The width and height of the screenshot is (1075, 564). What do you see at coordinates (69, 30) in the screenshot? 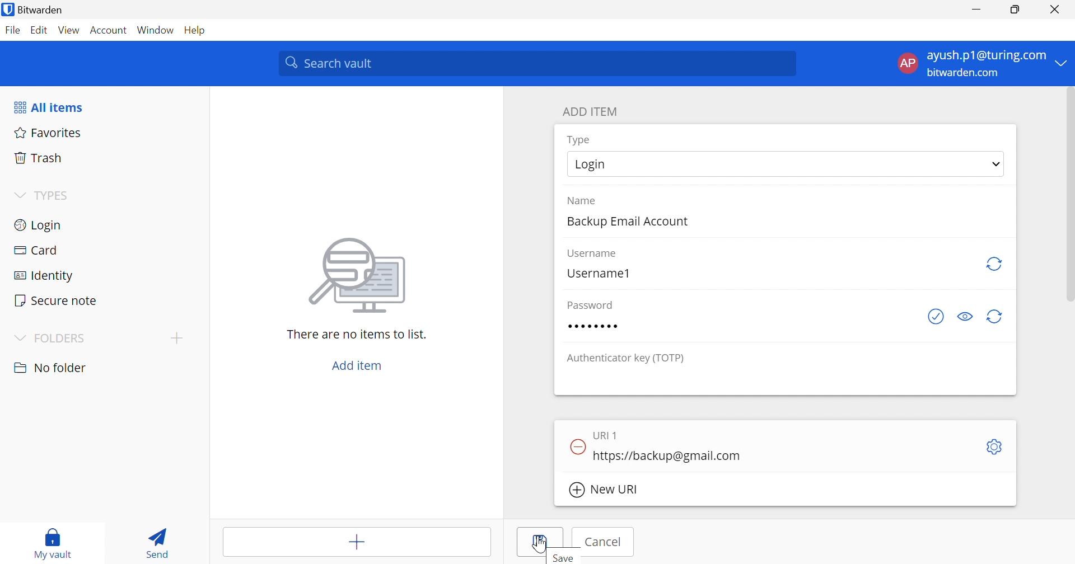
I see `View` at bounding box center [69, 30].